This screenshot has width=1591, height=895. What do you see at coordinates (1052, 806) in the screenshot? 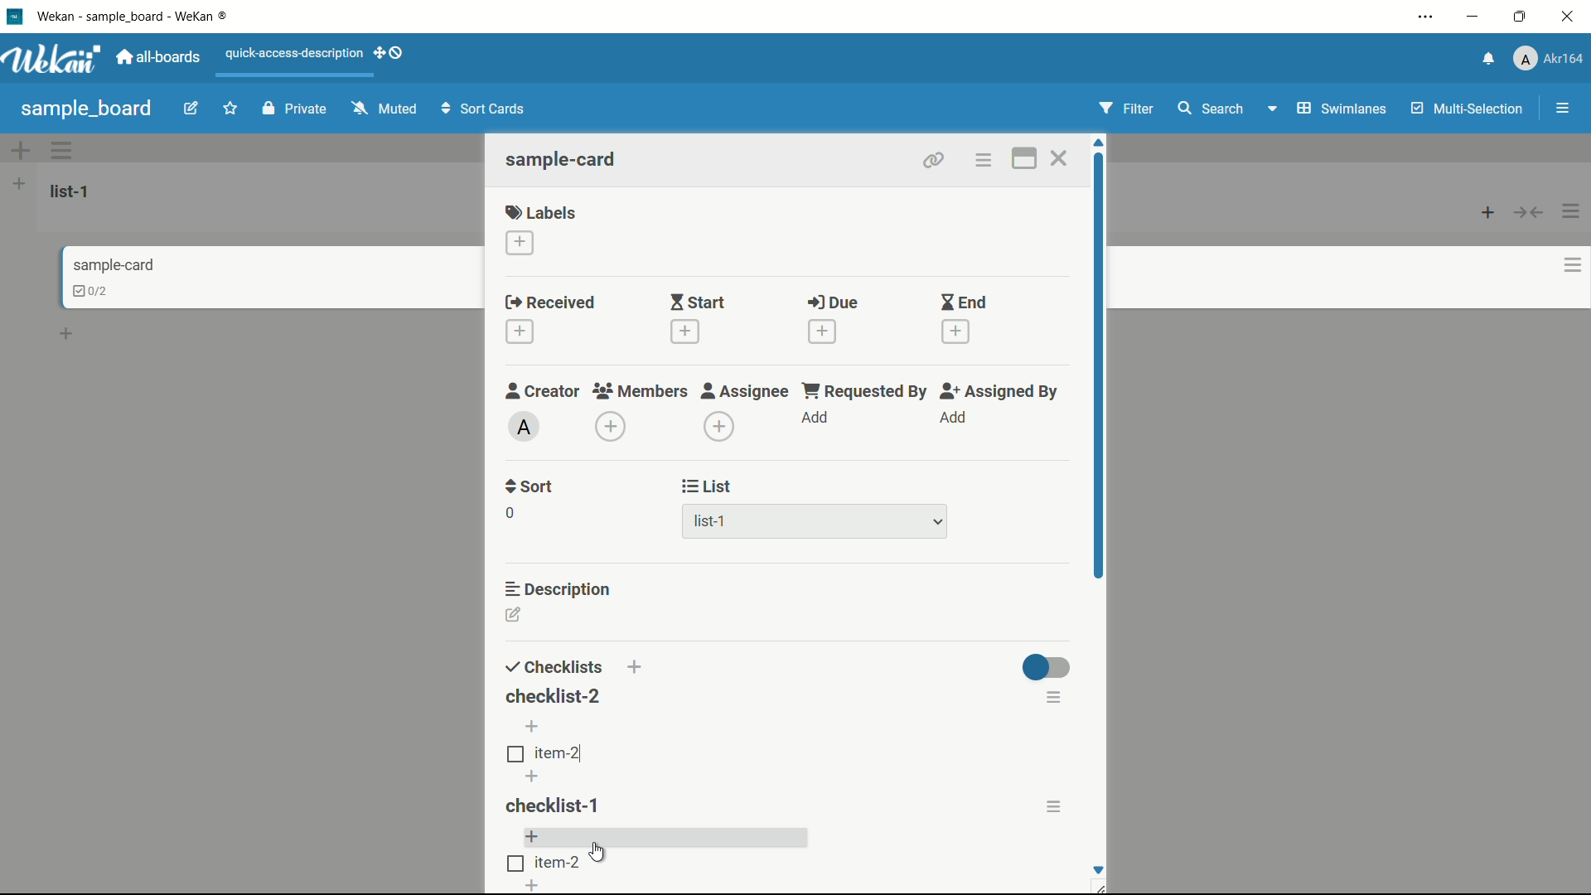
I see `copy to clipboard` at bounding box center [1052, 806].